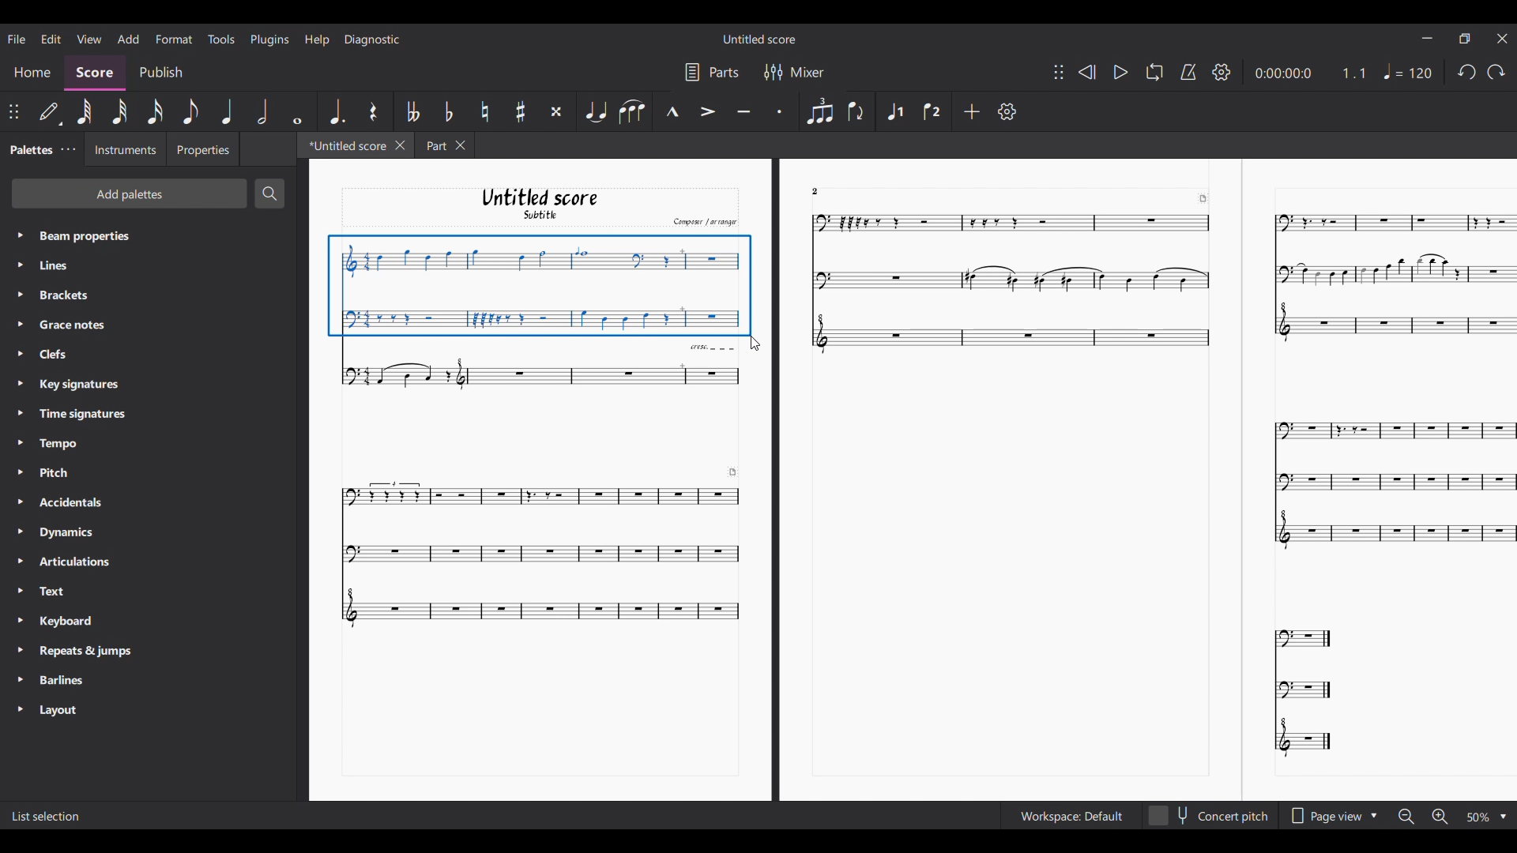 The width and height of the screenshot is (1517, 853). What do you see at coordinates (17, 533) in the screenshot?
I see `` at bounding box center [17, 533].